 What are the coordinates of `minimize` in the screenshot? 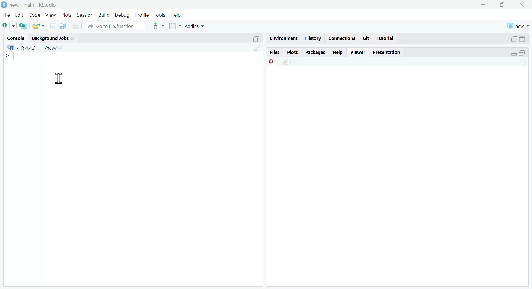 It's located at (486, 6).